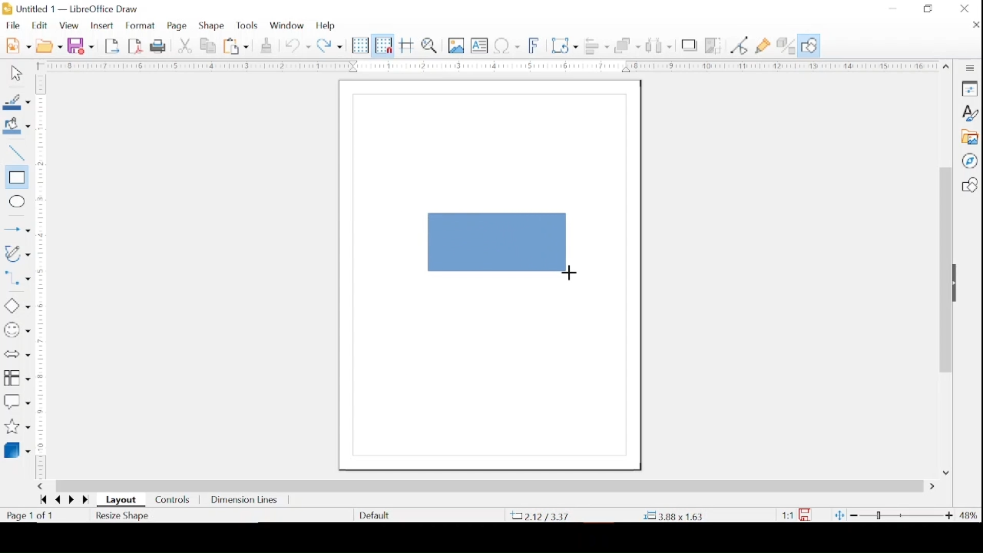 The height and width of the screenshot is (553, 983). I want to click on show draw functions, so click(763, 46).